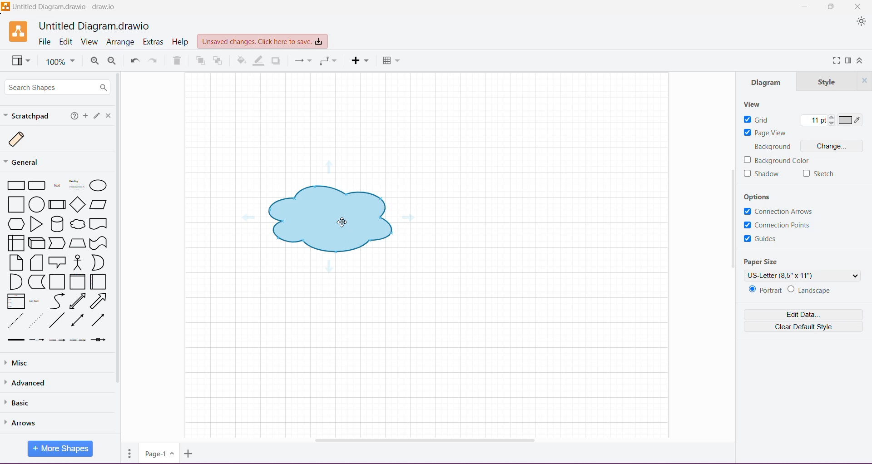 Image resolution: width=872 pixels, height=464 pixels. Describe the element at coordinates (848, 60) in the screenshot. I see `Format` at that location.